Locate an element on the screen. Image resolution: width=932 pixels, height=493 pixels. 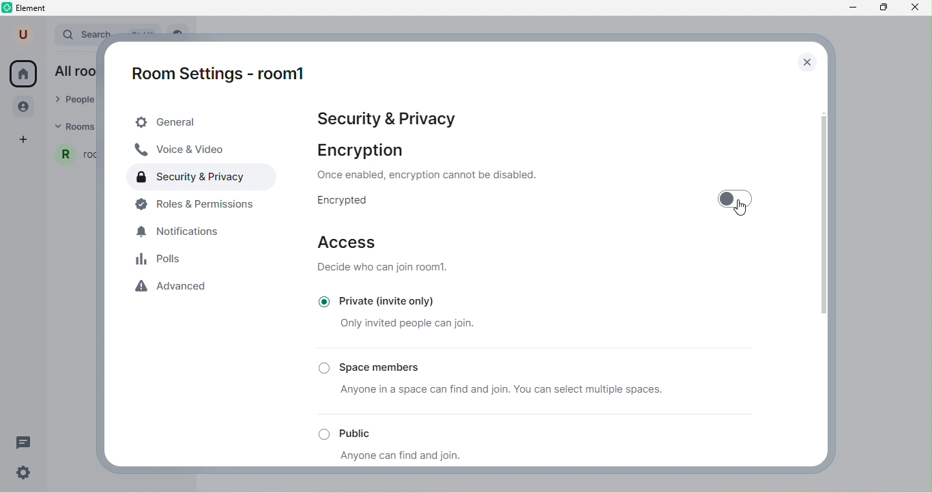
search bar is located at coordinates (89, 35).